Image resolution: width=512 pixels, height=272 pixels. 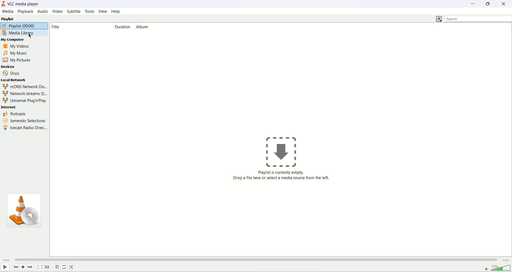 I want to click on random, so click(x=72, y=268).